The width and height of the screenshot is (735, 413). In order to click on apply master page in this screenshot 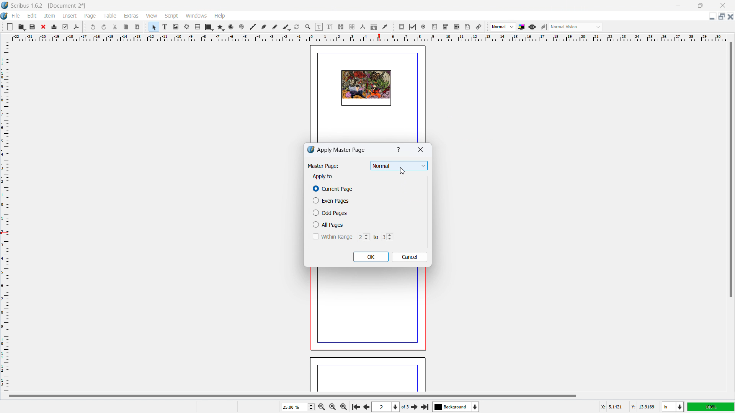, I will do `click(342, 150)`.